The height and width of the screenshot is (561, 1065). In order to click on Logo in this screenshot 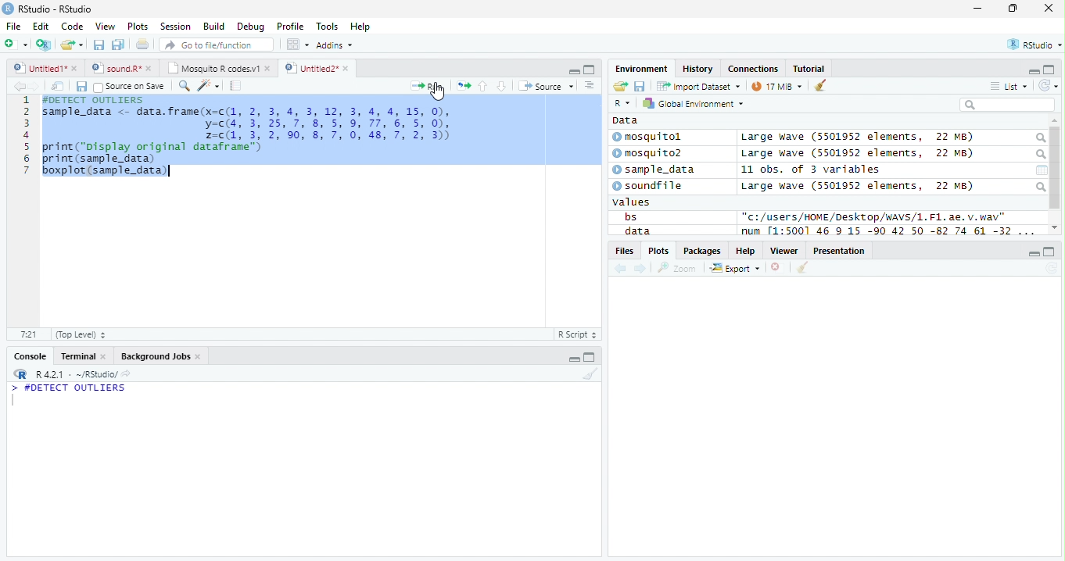, I will do `click(9, 9)`.